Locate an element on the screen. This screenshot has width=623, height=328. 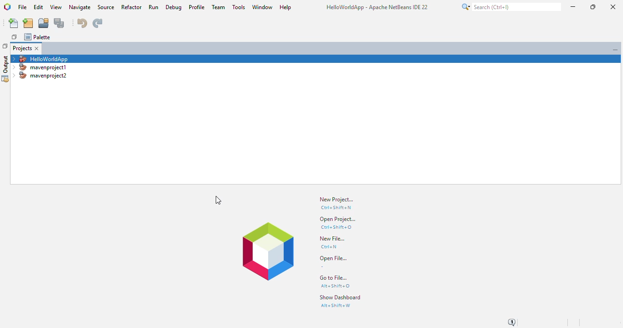
shortcut for new file is located at coordinates (329, 247).